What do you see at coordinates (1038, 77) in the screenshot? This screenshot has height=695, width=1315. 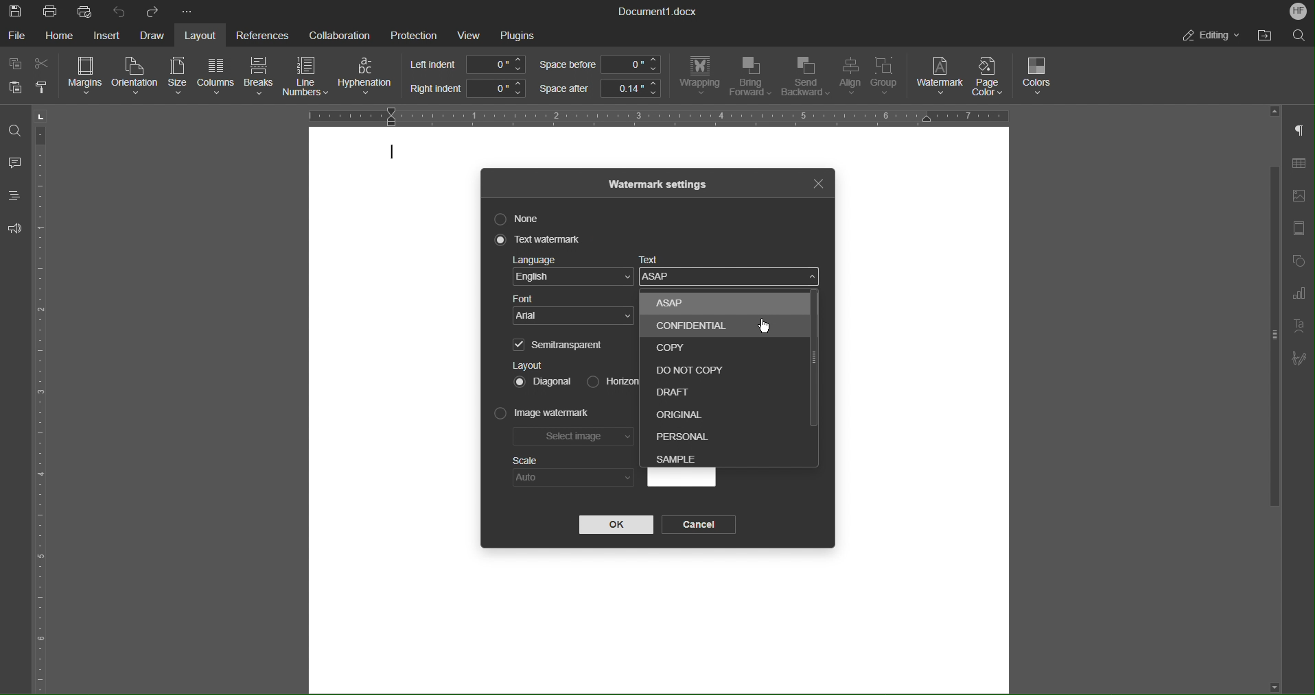 I see `Colors` at bounding box center [1038, 77].